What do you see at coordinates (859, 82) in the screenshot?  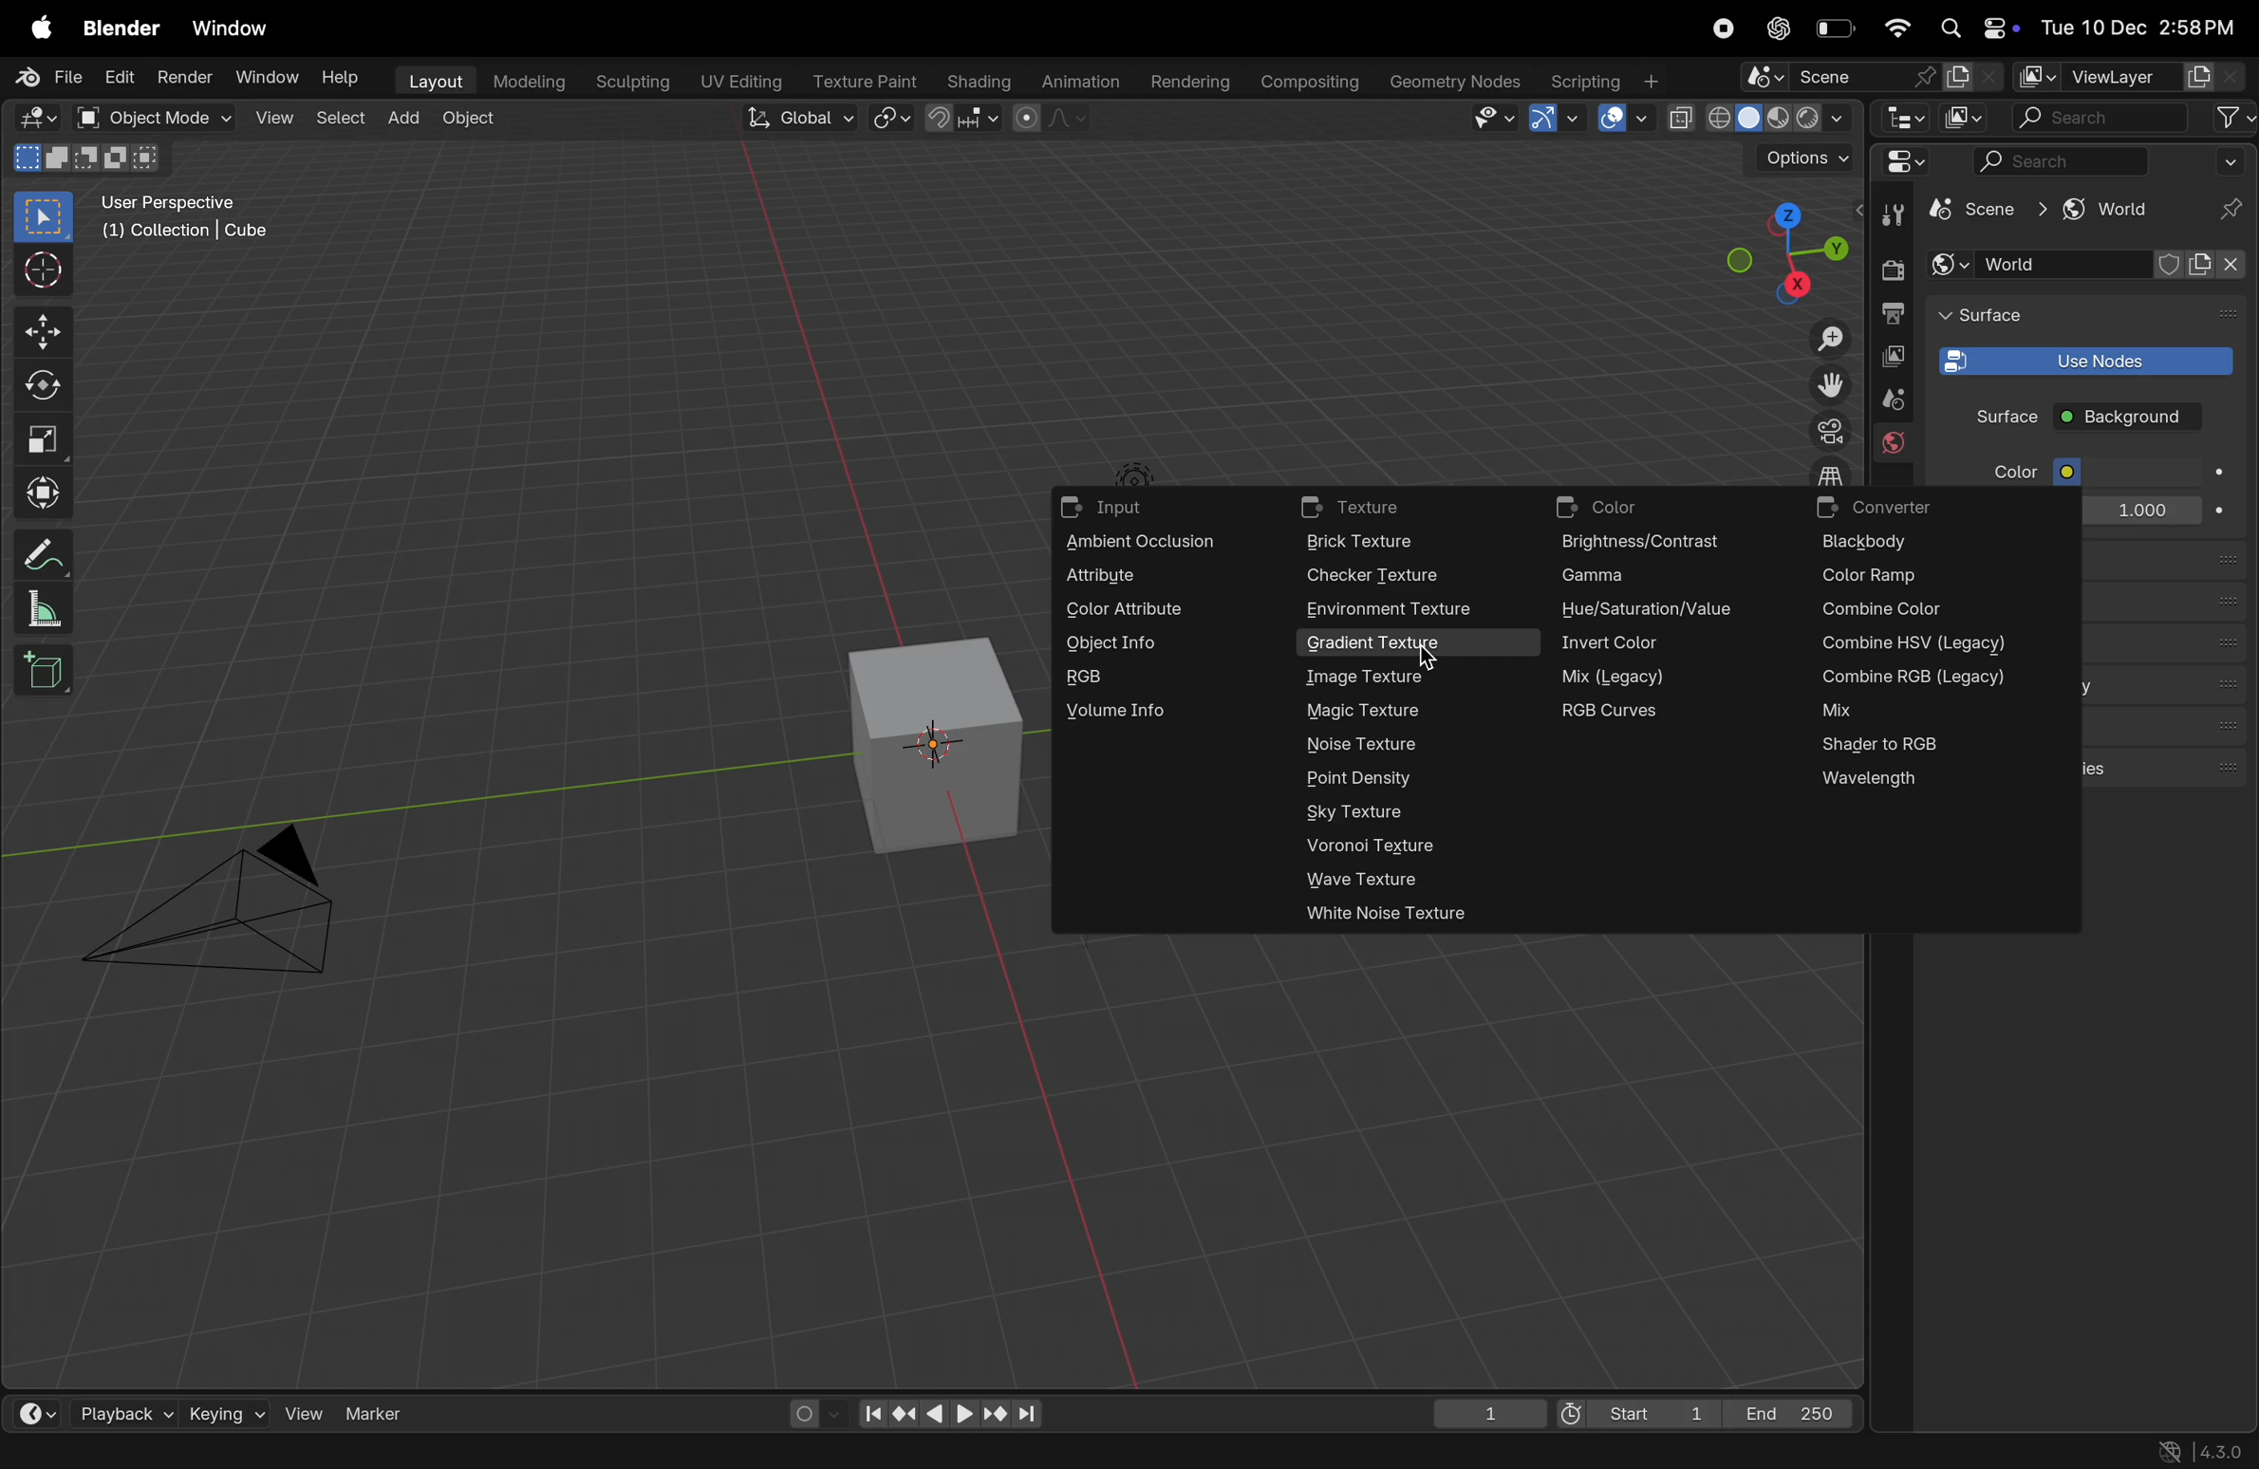 I see `texture paint` at bounding box center [859, 82].